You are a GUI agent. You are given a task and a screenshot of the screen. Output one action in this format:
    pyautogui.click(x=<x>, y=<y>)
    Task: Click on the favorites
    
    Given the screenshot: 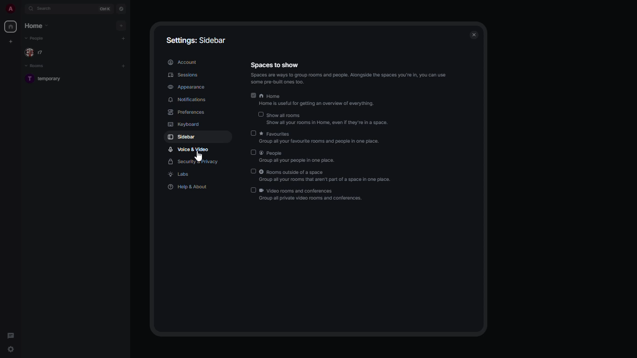 What is the action you would take?
    pyautogui.click(x=320, y=137)
    